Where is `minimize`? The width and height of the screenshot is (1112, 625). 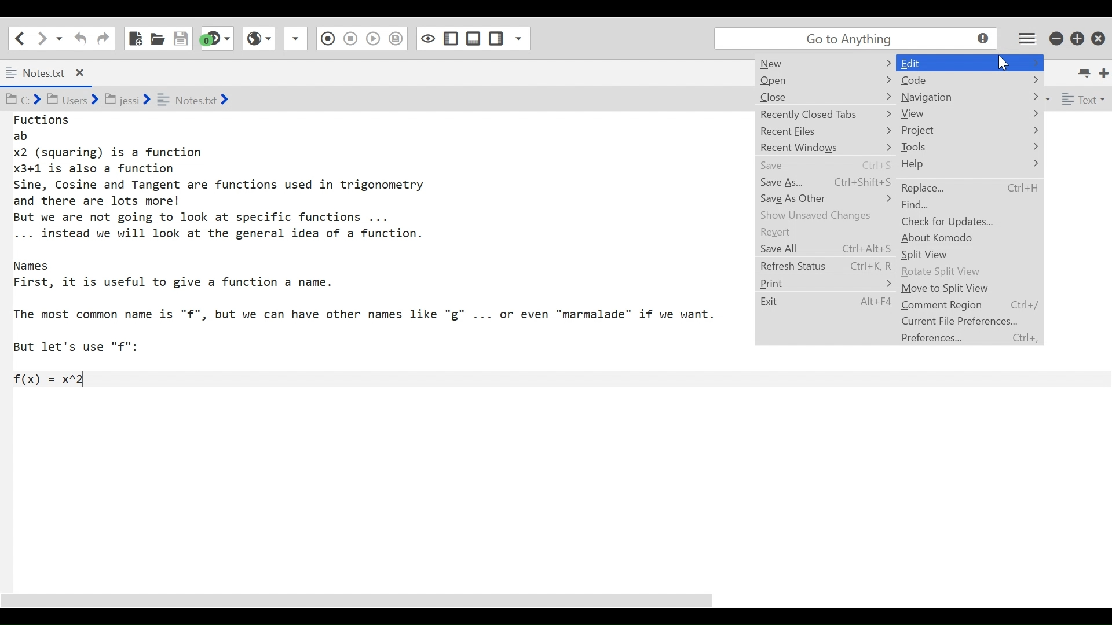 minimize is located at coordinates (1058, 37).